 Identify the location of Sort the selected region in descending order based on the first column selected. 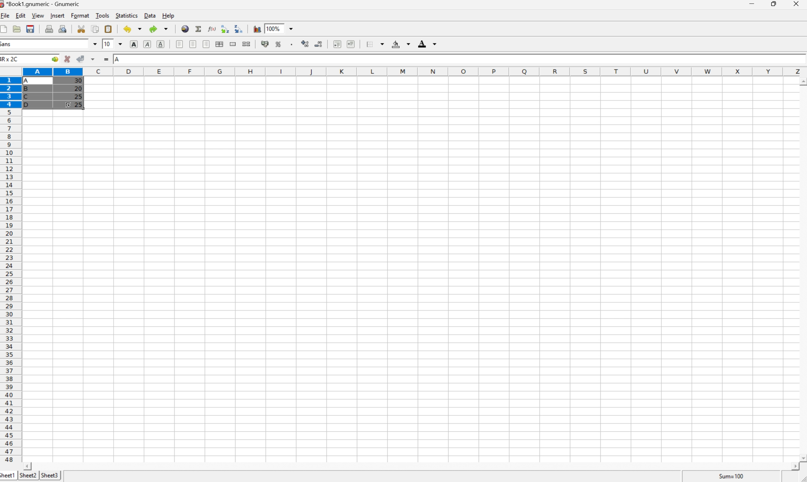
(238, 28).